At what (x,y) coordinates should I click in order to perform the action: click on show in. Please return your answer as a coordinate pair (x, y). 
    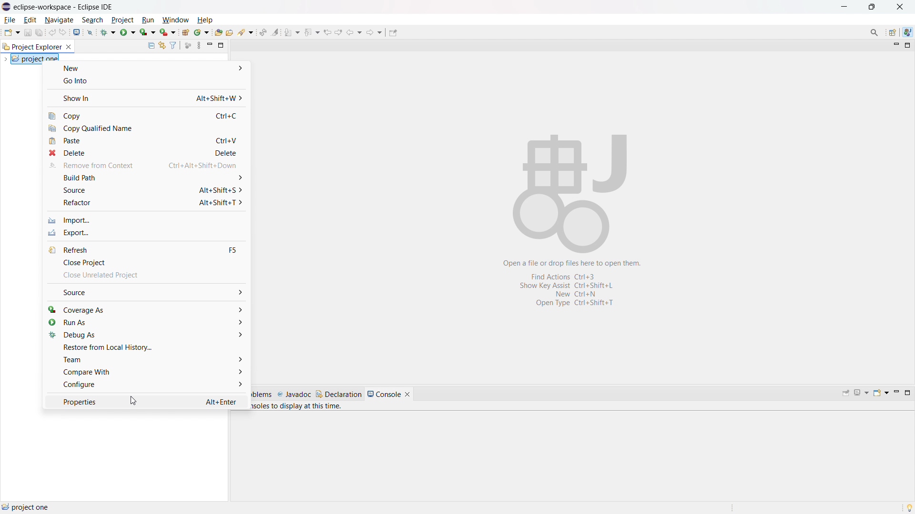
    Looking at the image, I should click on (146, 98).